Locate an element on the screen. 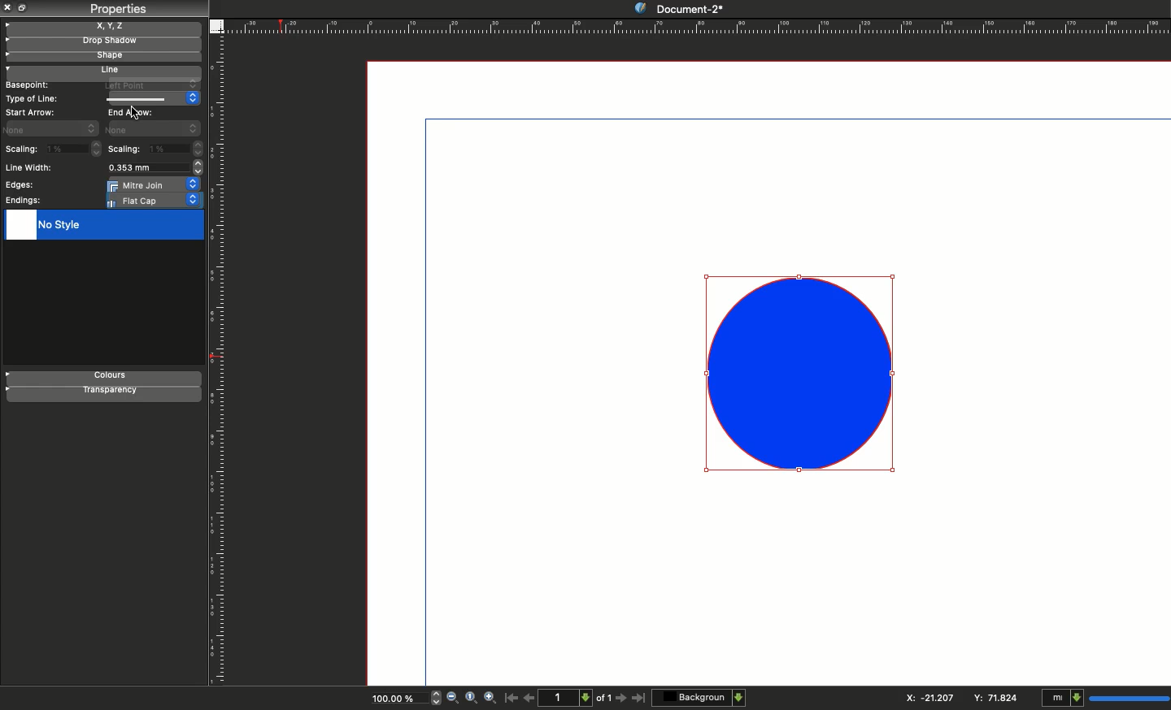 The image size is (1171, 710). Type of line is located at coordinates (33, 98).